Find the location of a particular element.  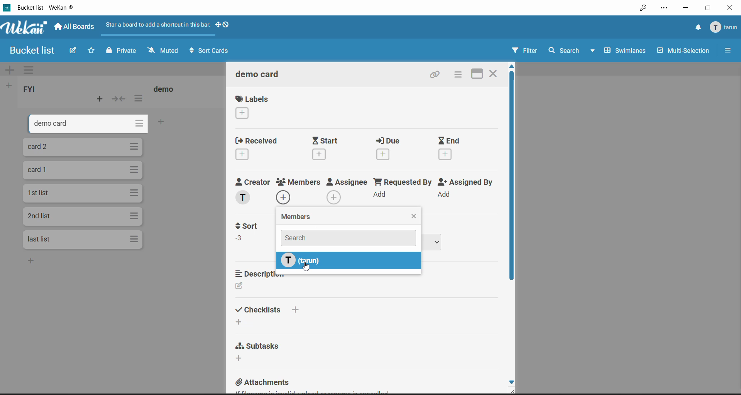

open or close sidebar is located at coordinates (727, 50).